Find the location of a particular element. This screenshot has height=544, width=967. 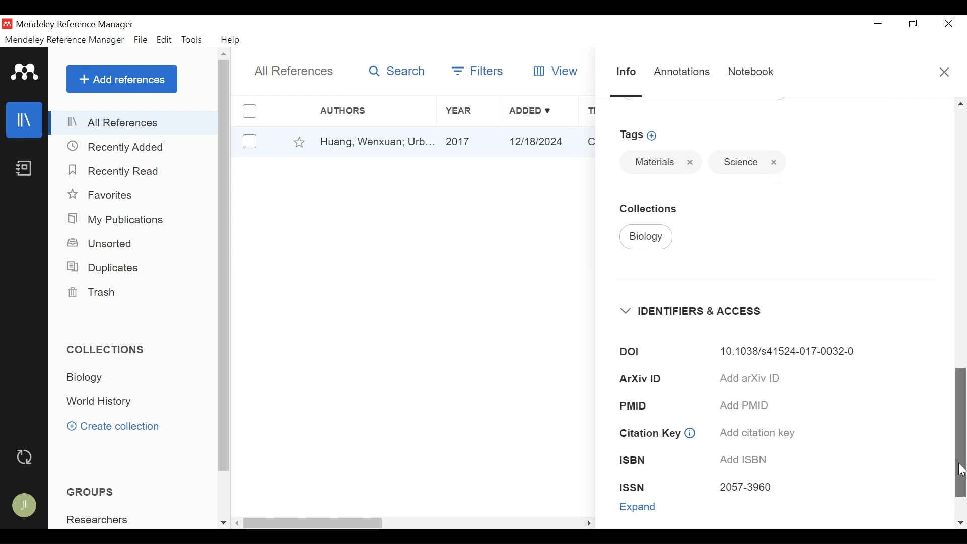

Notebook is located at coordinates (750, 72).